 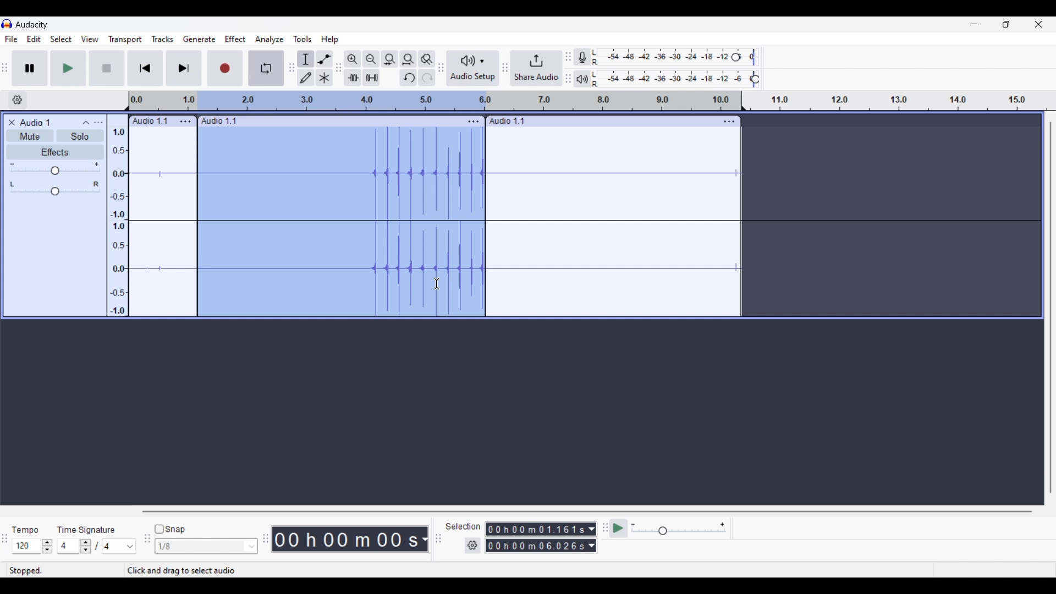 What do you see at coordinates (184, 68) in the screenshot?
I see `Skip/Select to end` at bounding box center [184, 68].